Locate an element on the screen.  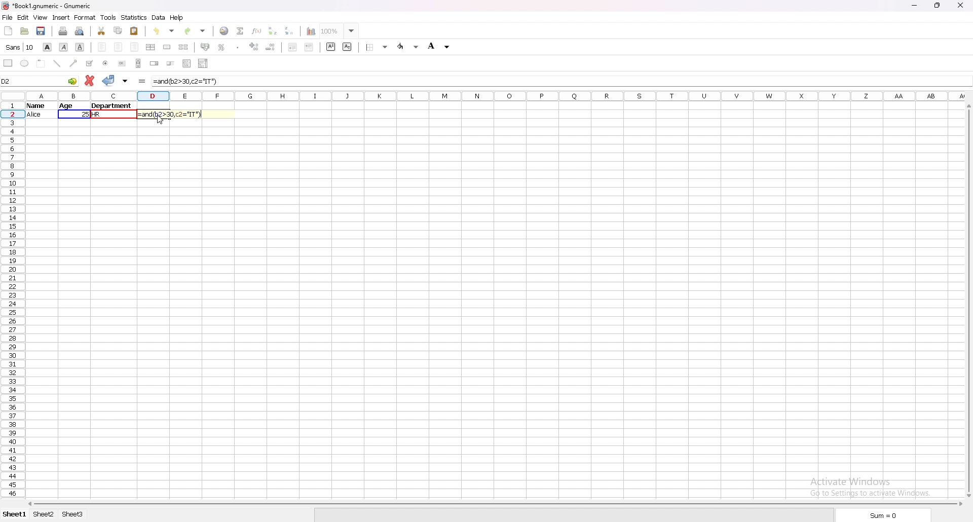
centre is located at coordinates (118, 47).